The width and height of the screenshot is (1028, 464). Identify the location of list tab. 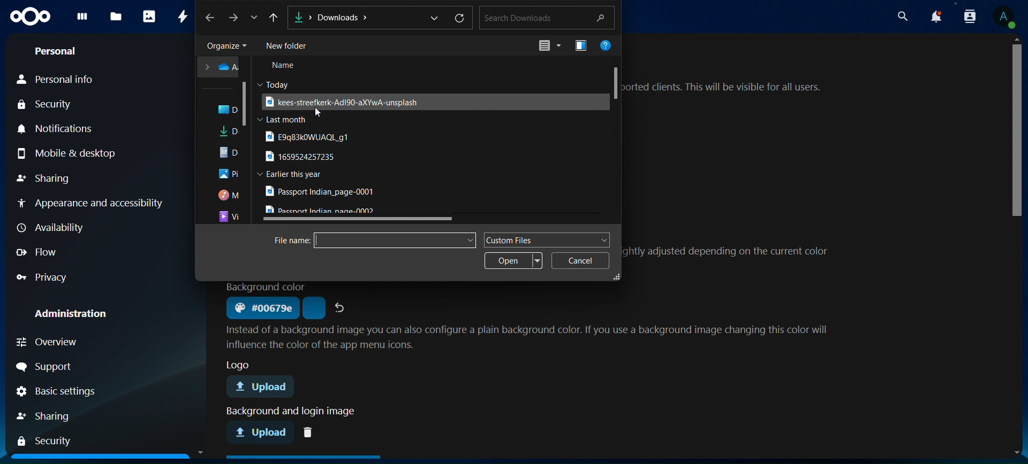
(256, 19).